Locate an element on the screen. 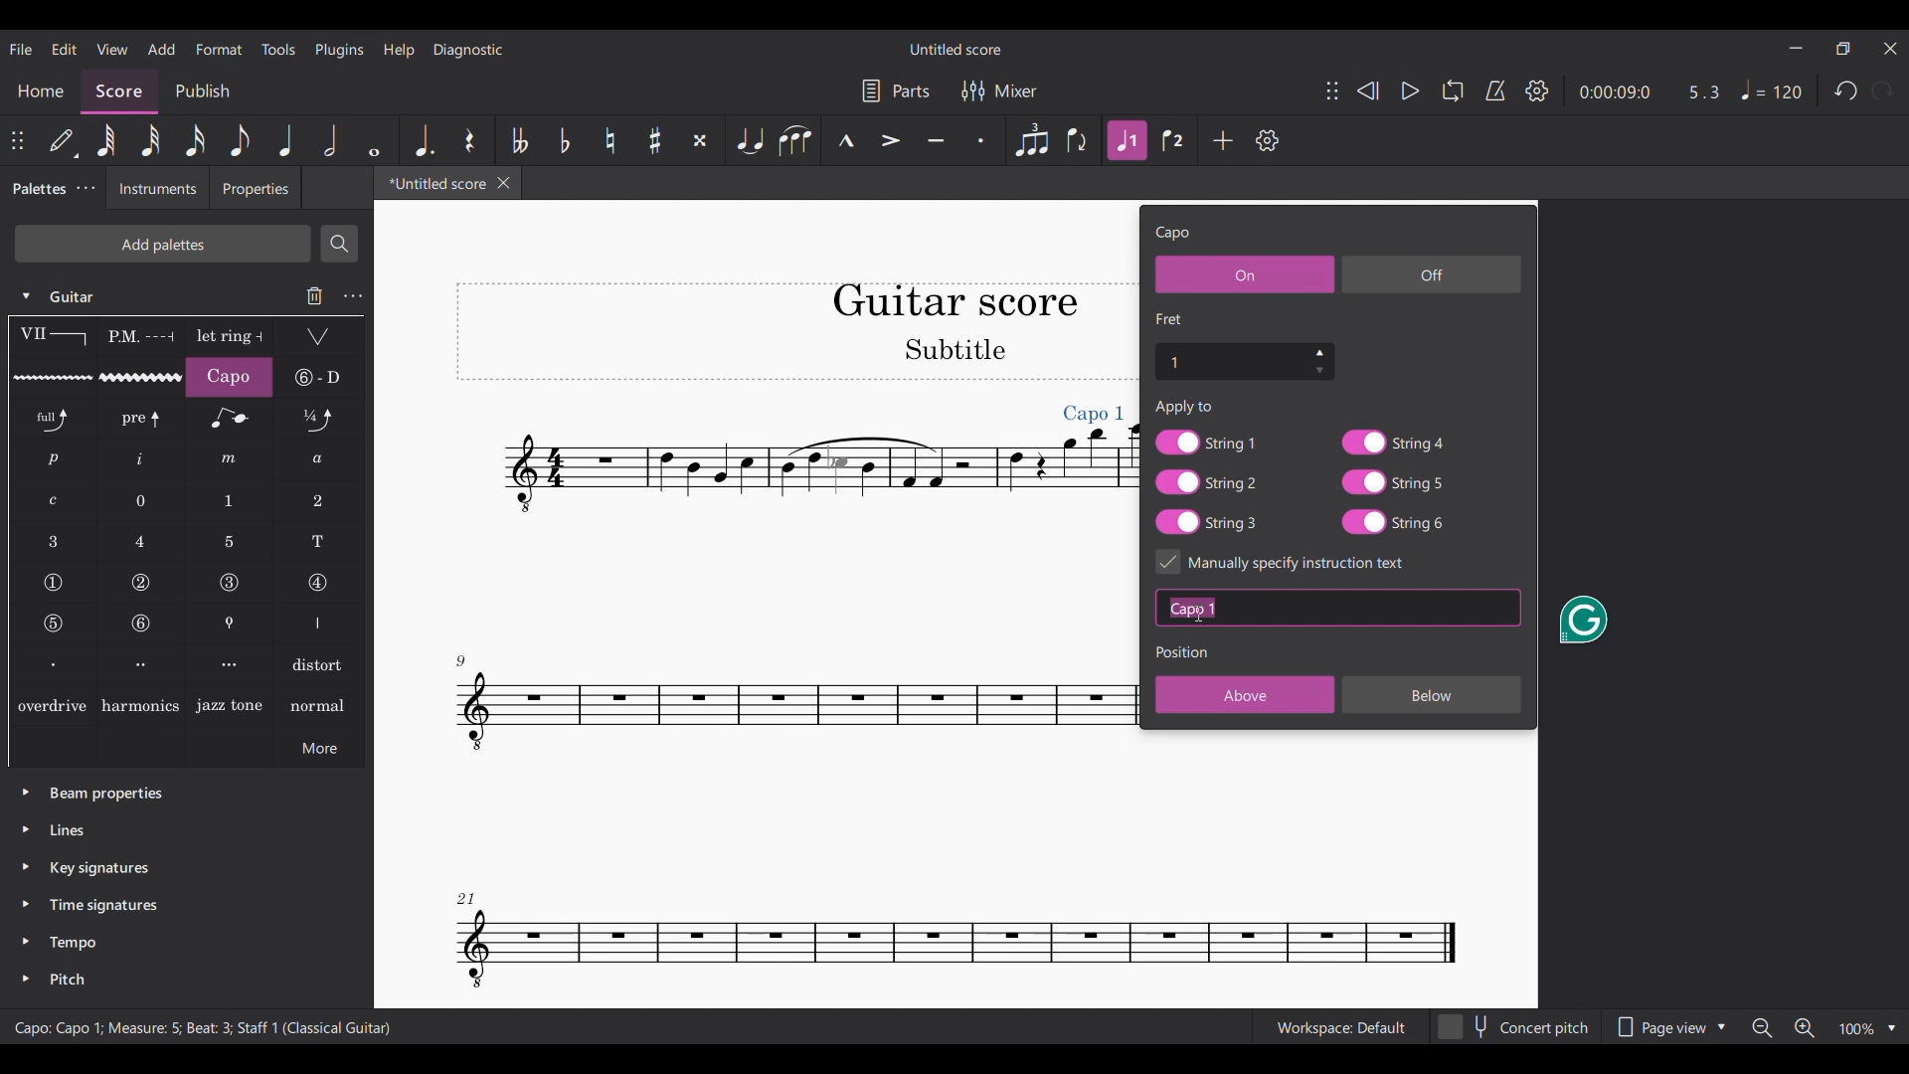 Image resolution: width=1909 pixels, height=1074 pixels. Section title is located at coordinates (1183, 650).